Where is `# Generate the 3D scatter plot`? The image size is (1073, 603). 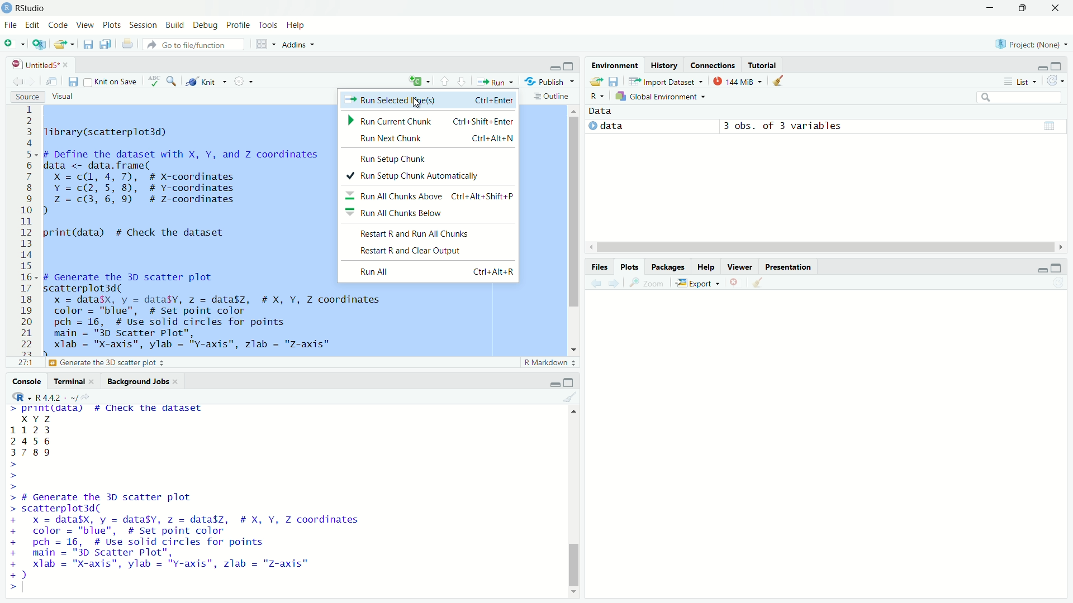
# Generate the 3D scatter plot is located at coordinates (127, 272).